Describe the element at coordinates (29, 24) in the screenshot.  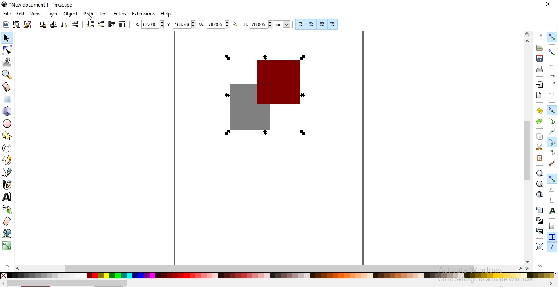
I see `deselect selected objects or nodes` at that location.